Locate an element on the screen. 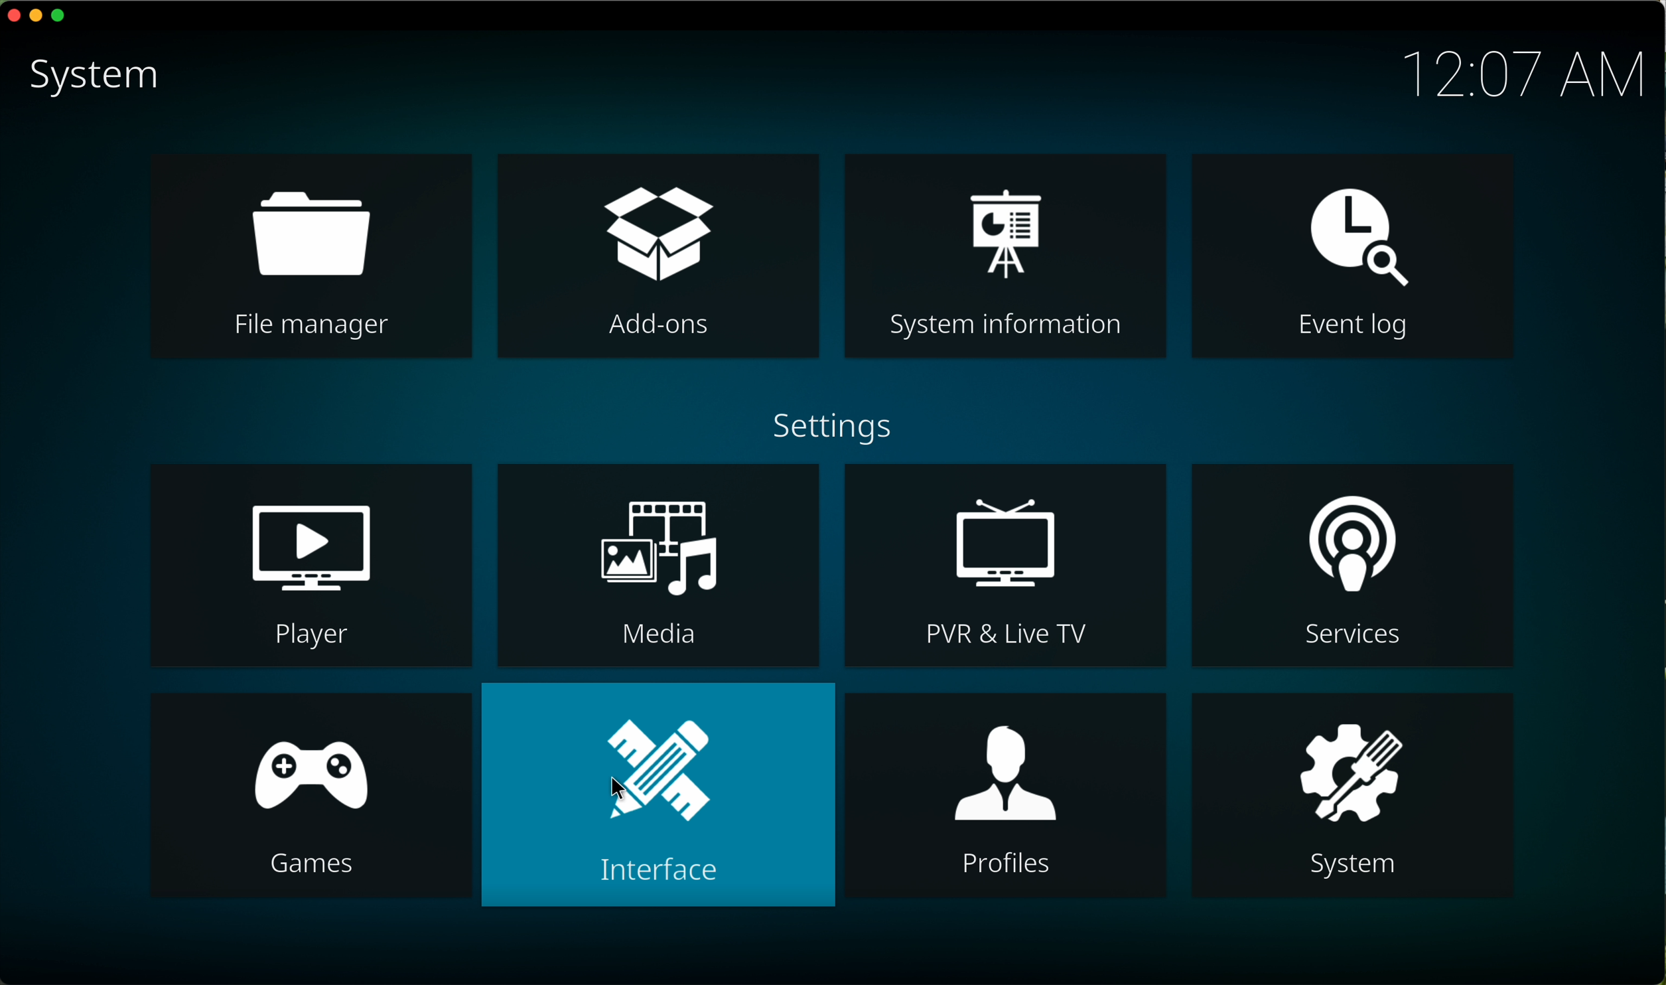 This screenshot has width=1666, height=985. settings is located at coordinates (837, 426).